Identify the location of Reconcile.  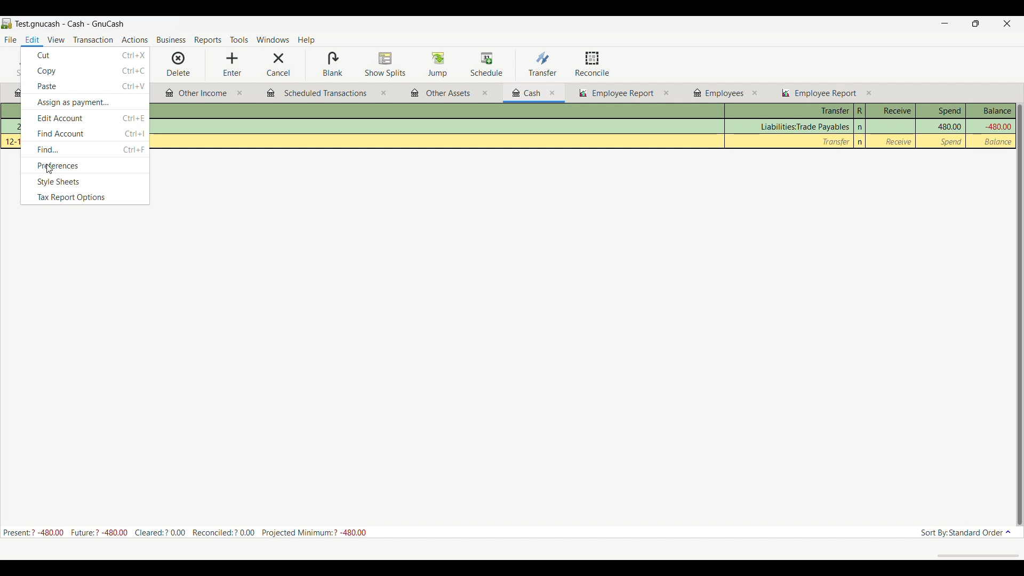
(592, 64).